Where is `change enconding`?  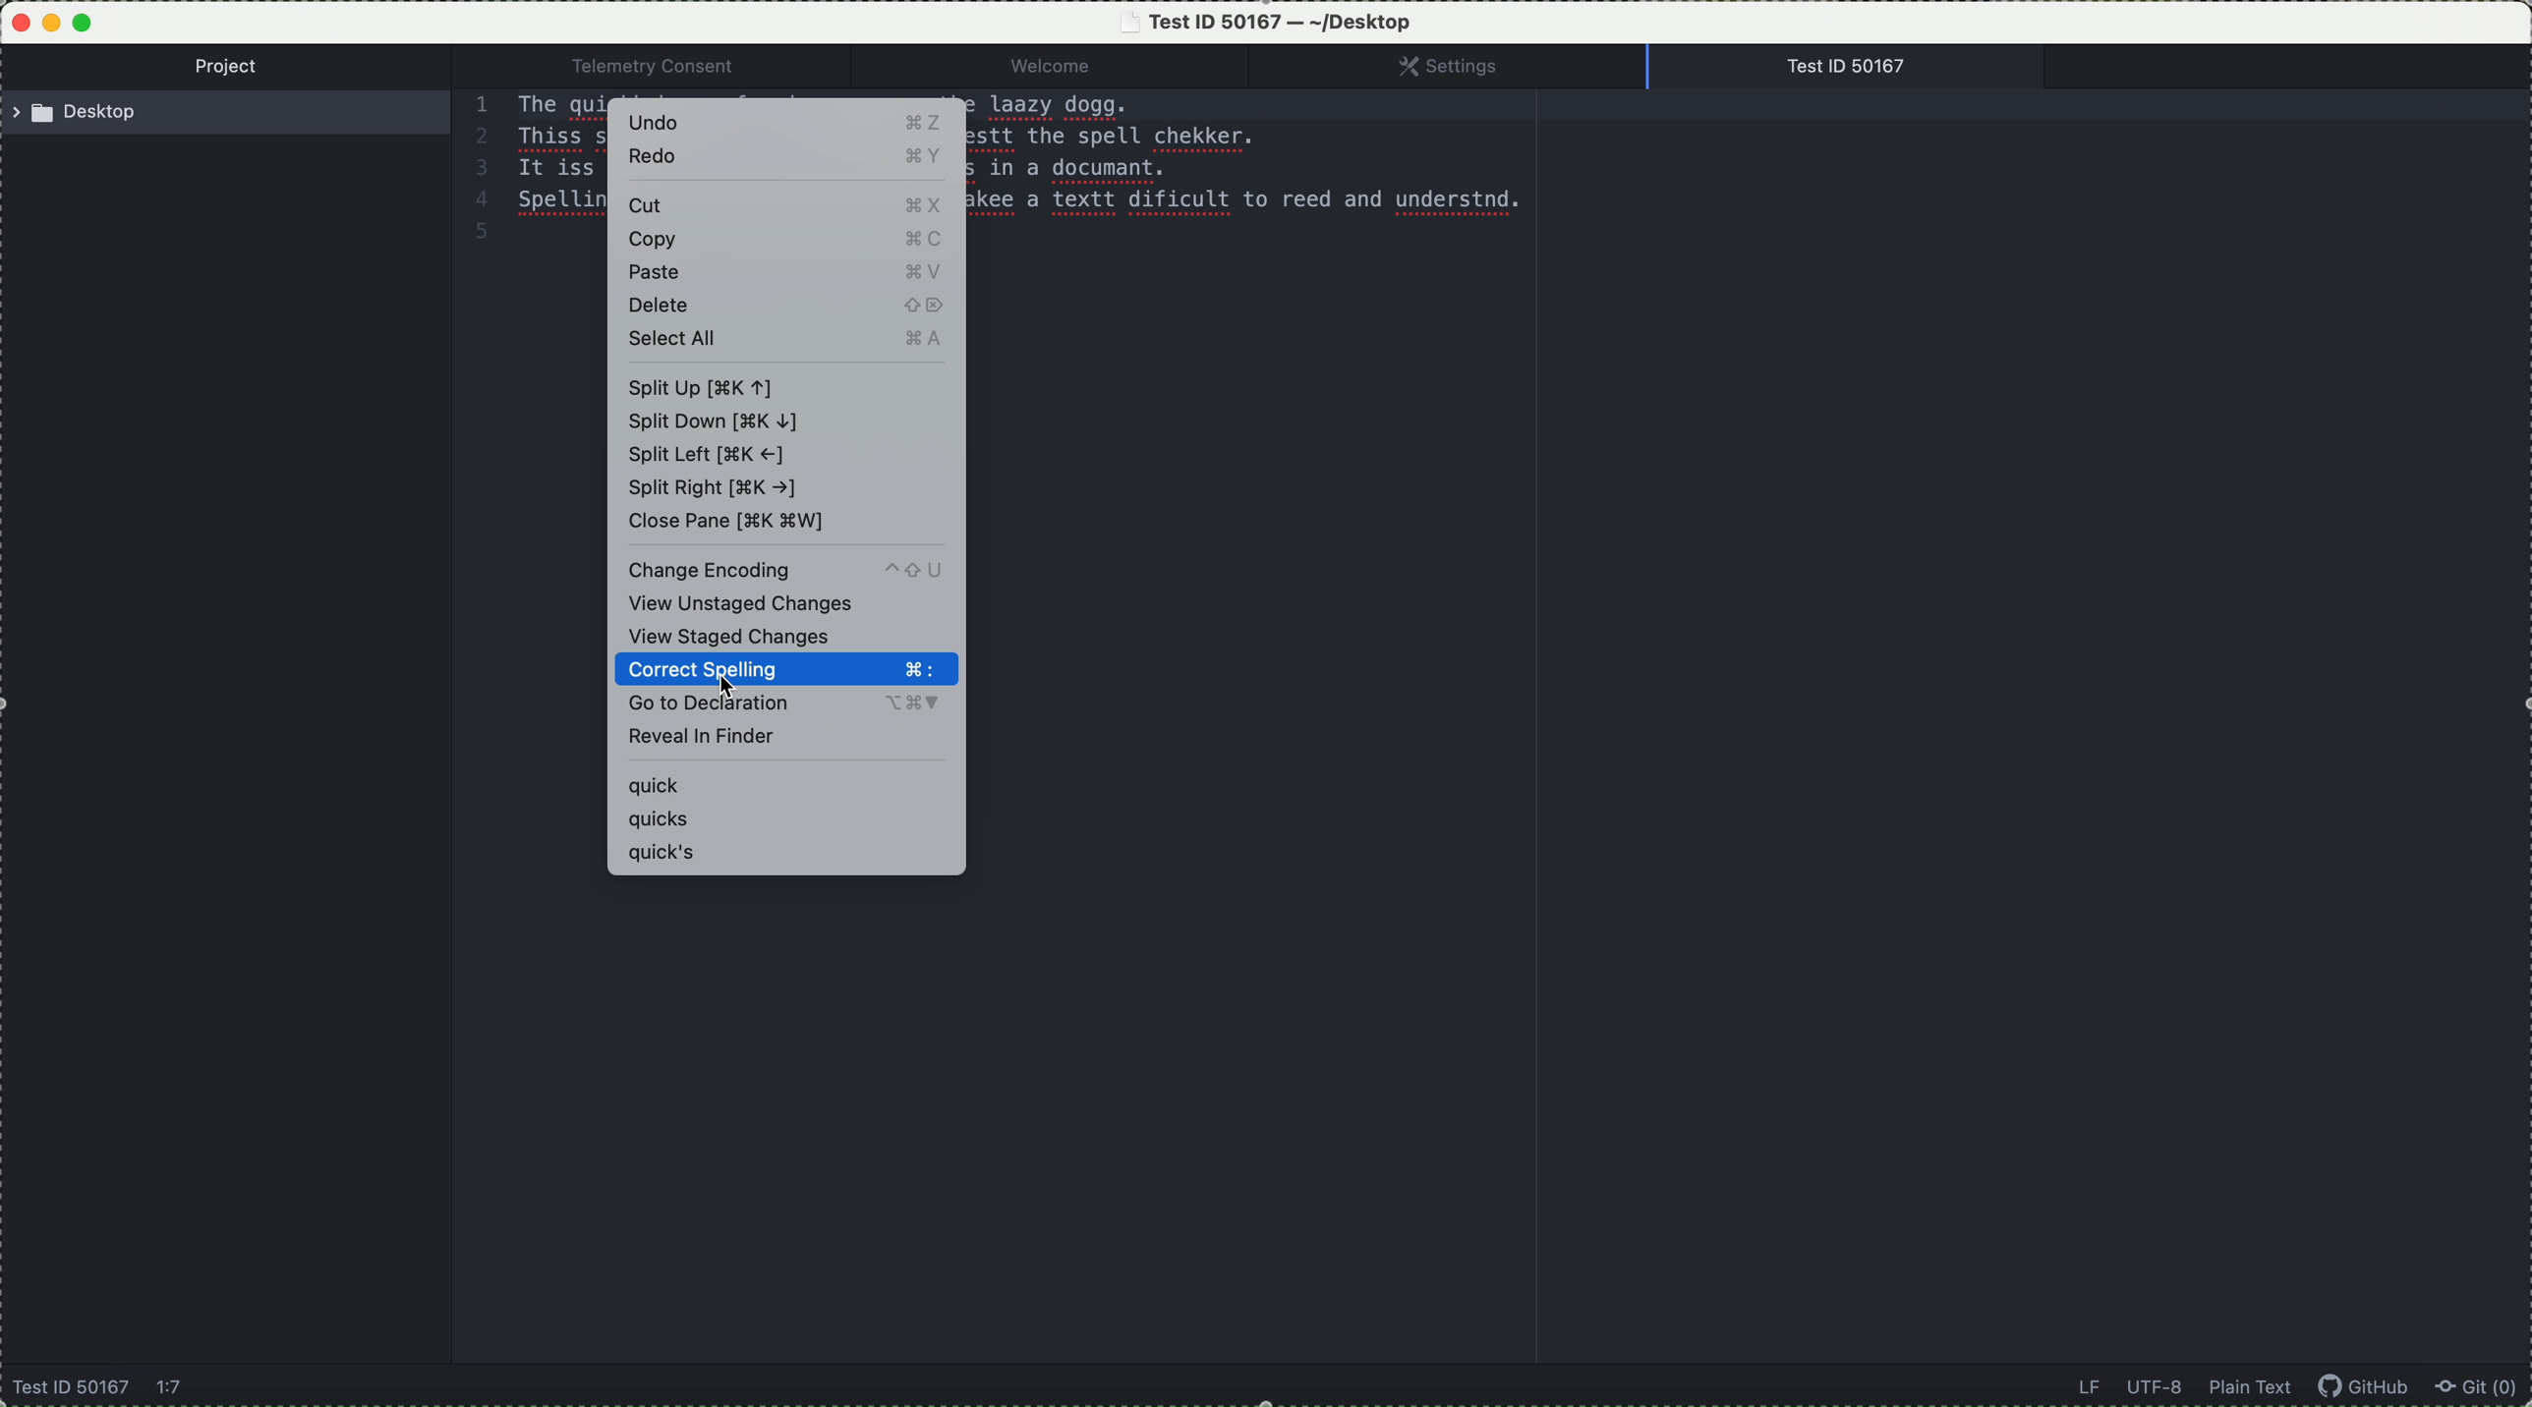 change enconding is located at coordinates (786, 569).